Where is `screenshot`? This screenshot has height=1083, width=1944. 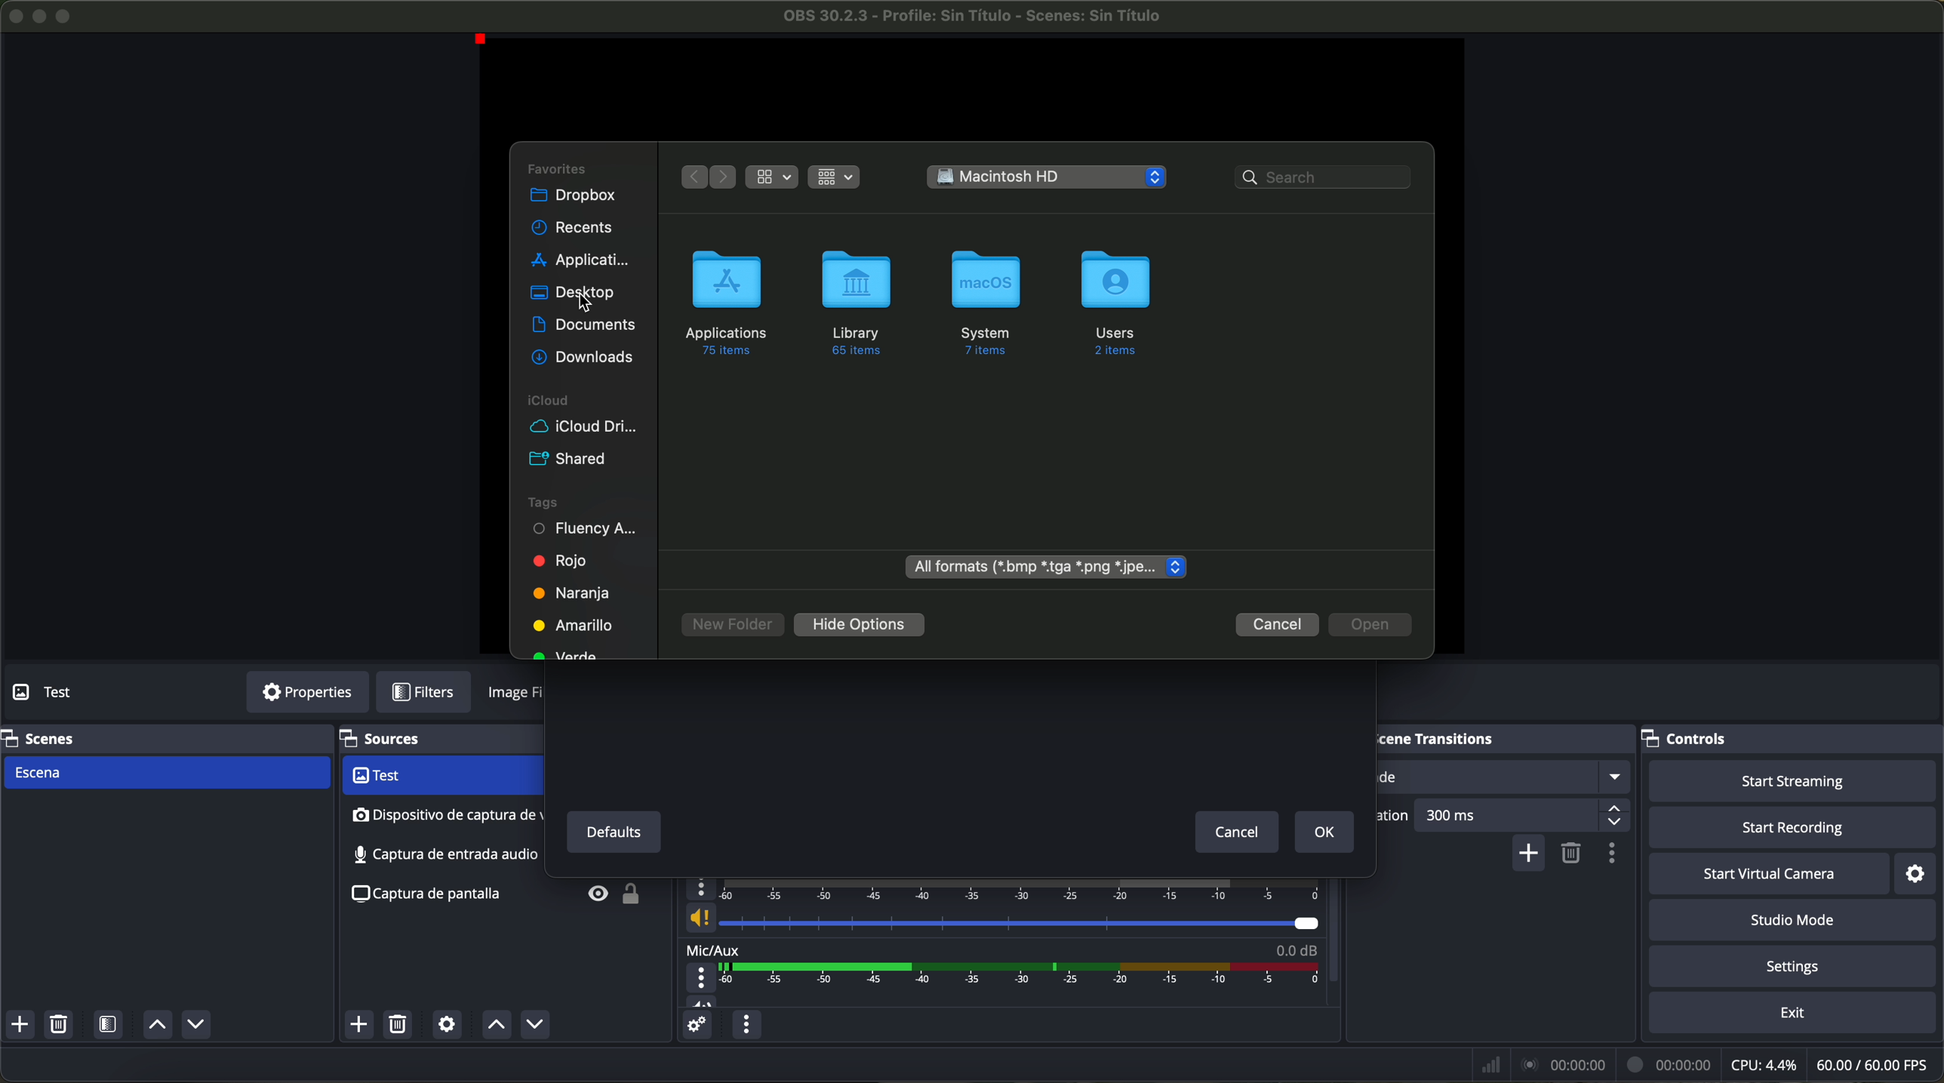 screenshot is located at coordinates (441, 854).